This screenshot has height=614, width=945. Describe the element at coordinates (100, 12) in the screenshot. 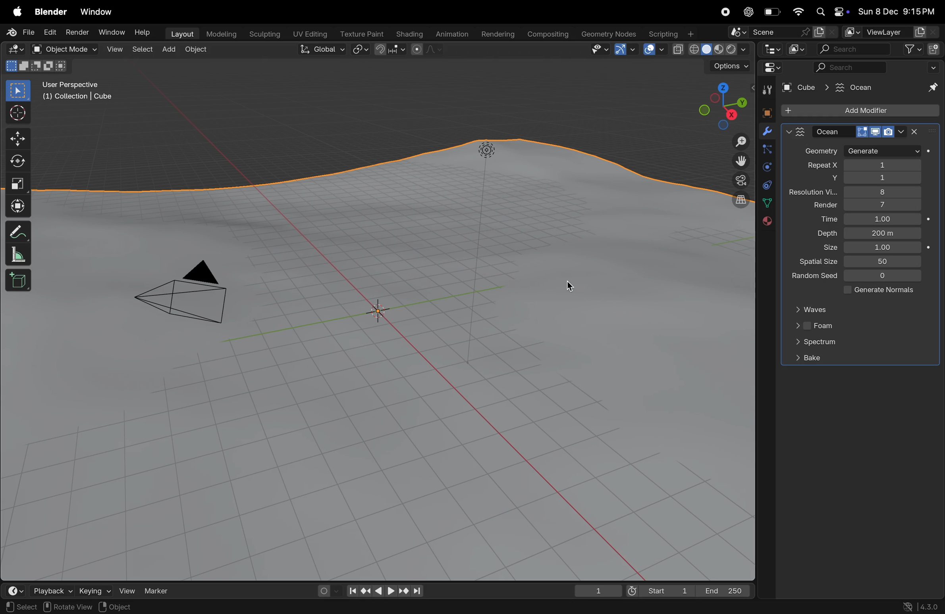

I see `window` at that location.